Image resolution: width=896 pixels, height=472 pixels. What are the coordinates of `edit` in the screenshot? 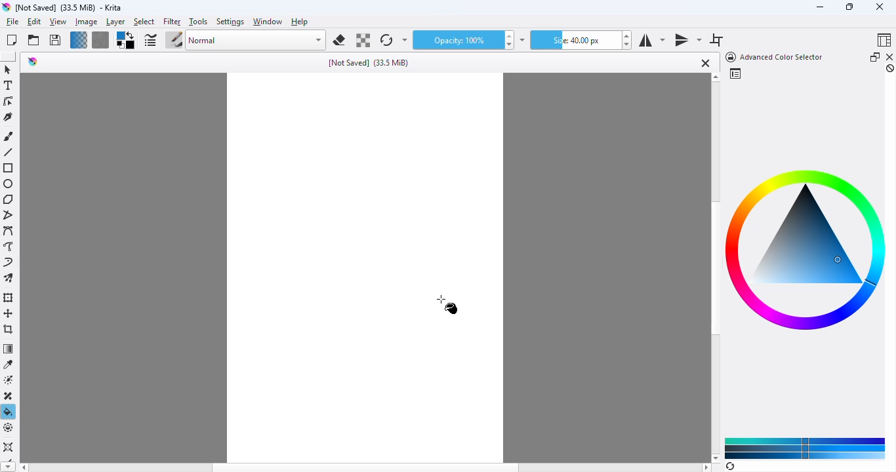 It's located at (33, 22).